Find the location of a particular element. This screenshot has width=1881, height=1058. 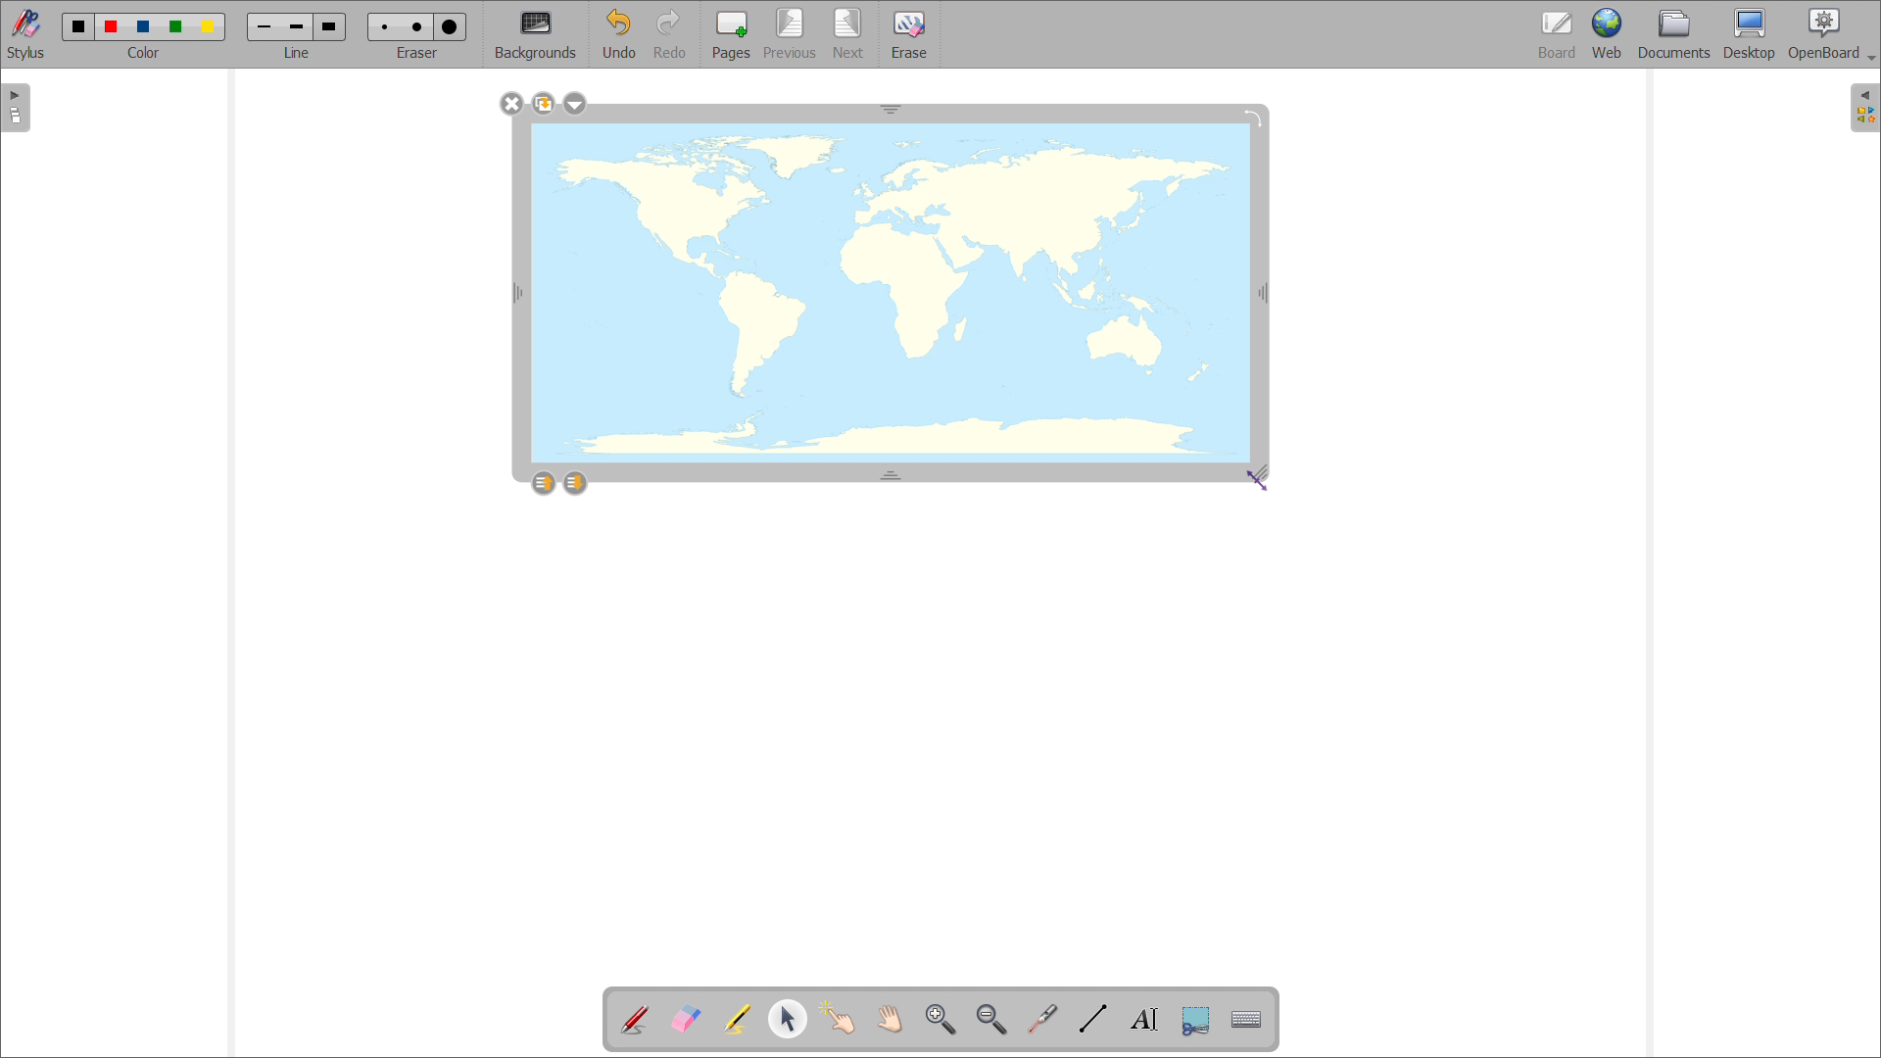

resize is located at coordinates (1265, 292).